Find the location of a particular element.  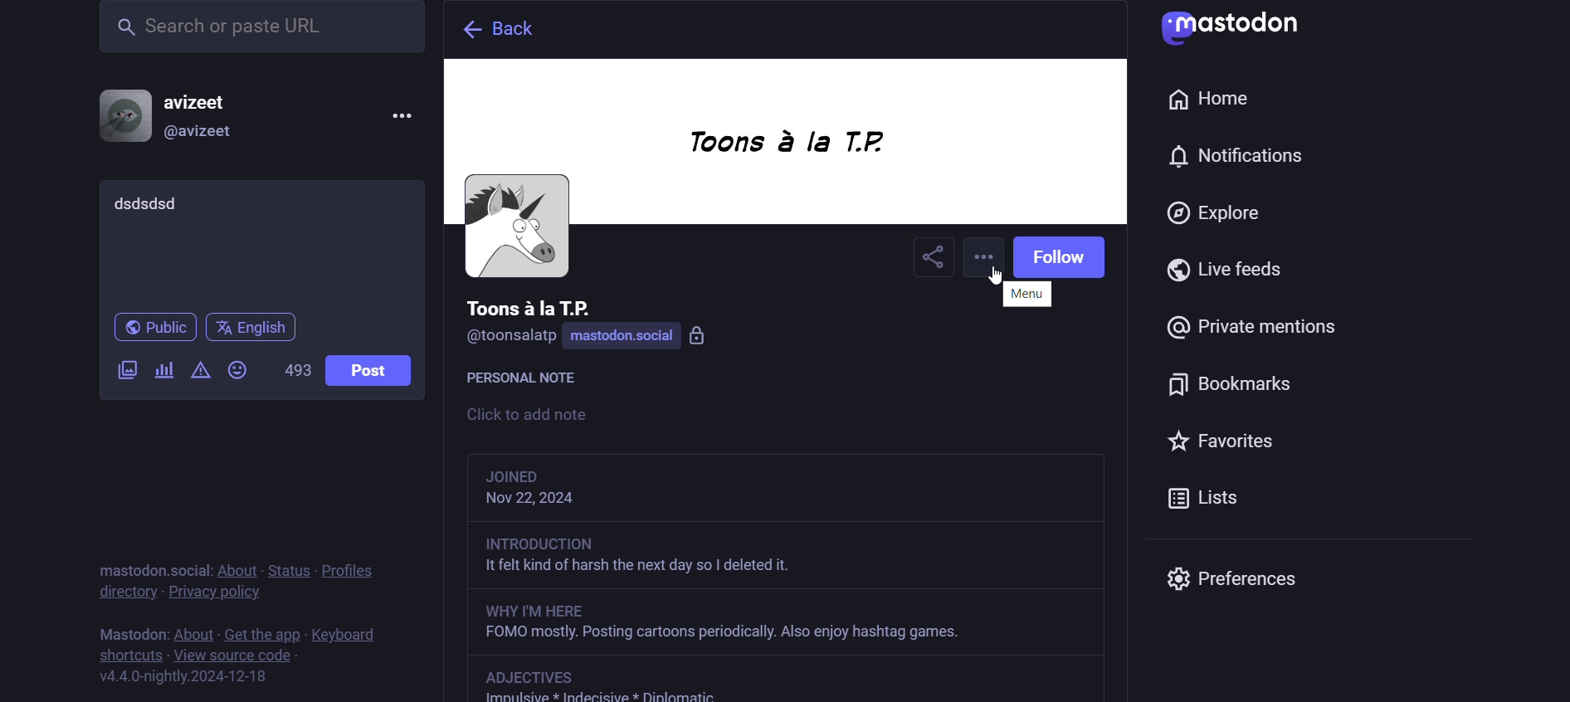

profile picture is located at coordinates (124, 115).